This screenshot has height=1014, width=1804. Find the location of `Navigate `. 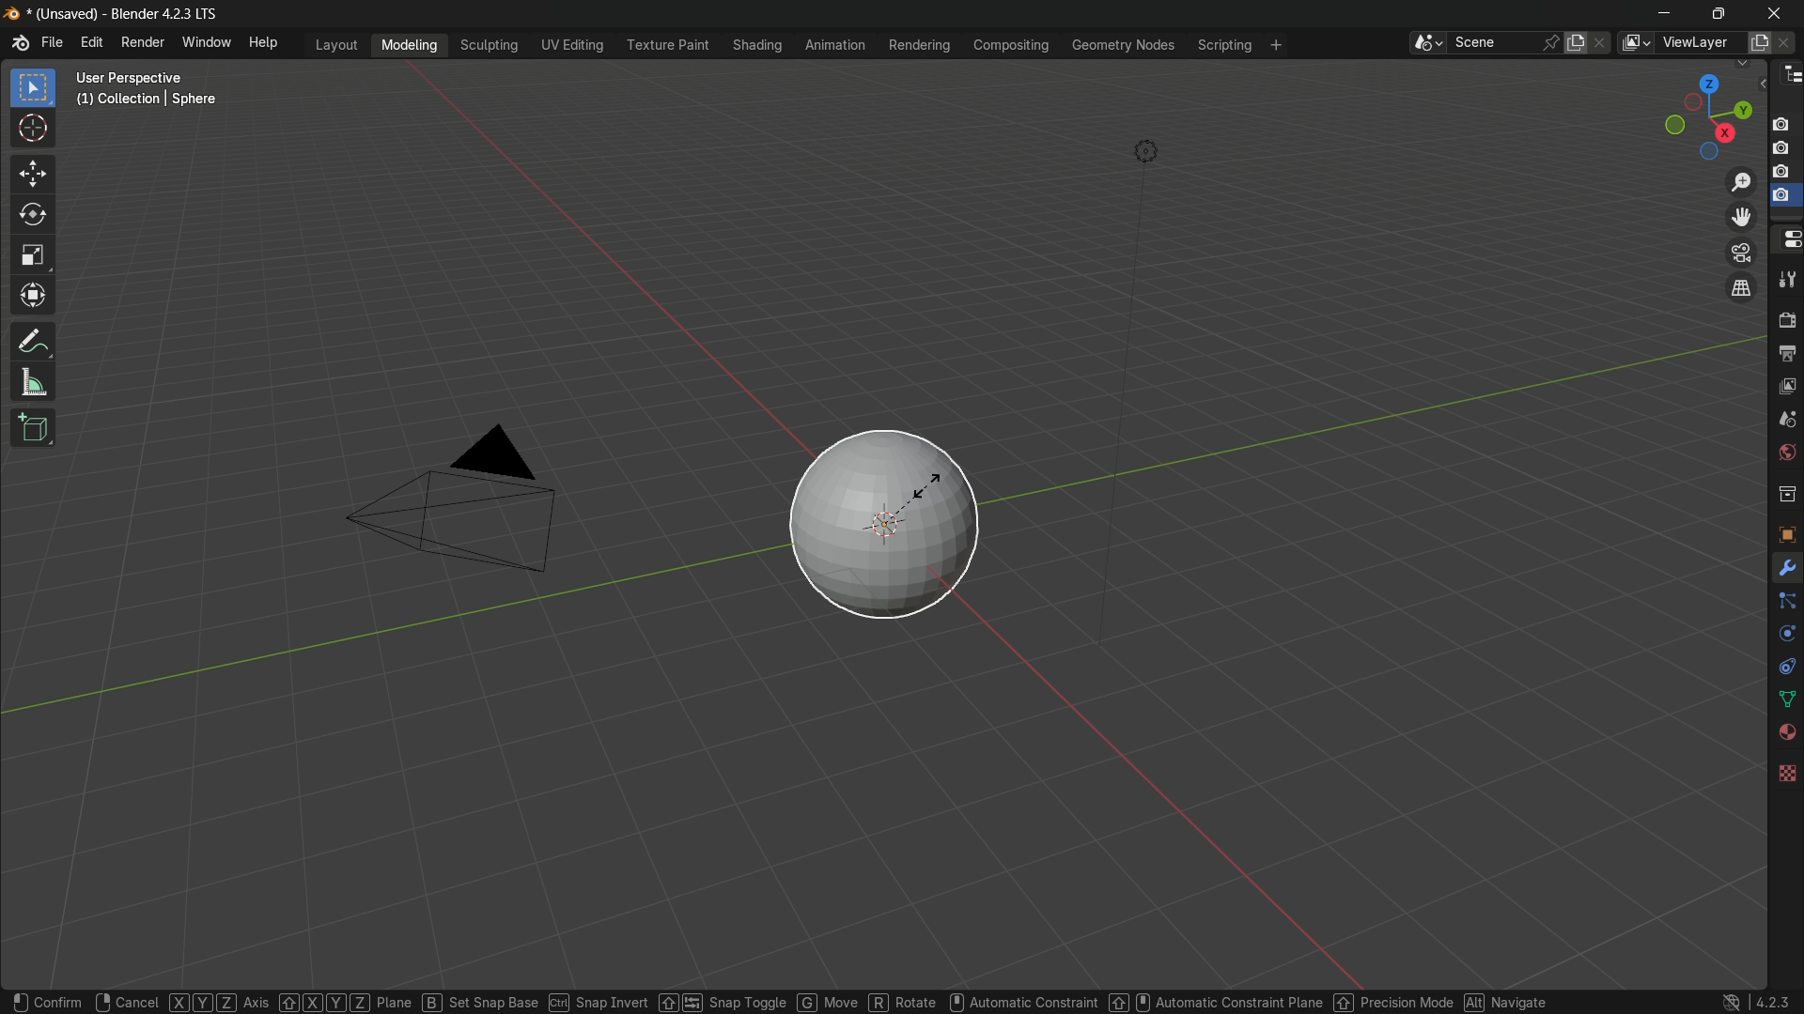

Navigate  is located at coordinates (1508, 1001).